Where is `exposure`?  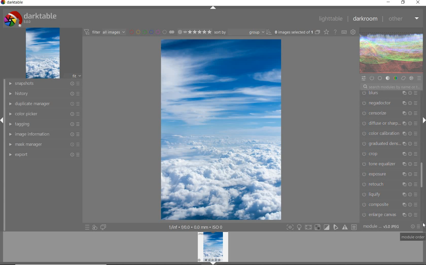 exposure is located at coordinates (389, 174).